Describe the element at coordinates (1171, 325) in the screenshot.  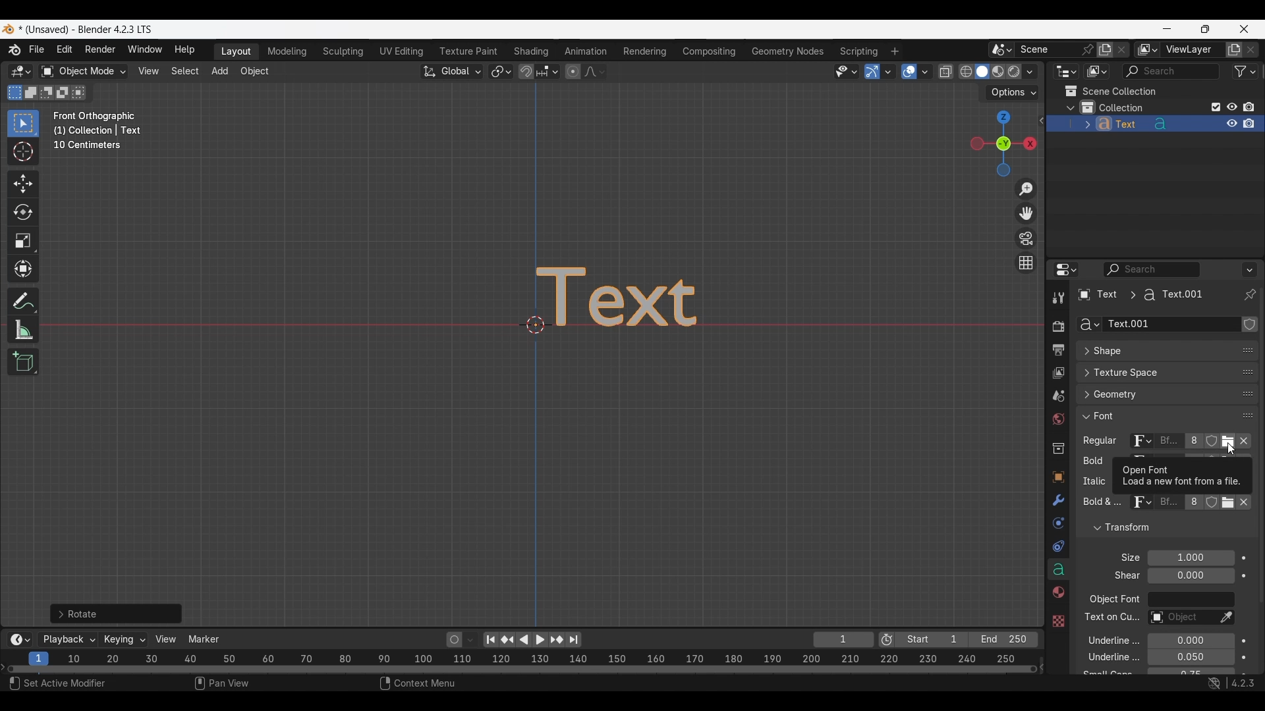
I see `Name` at that location.